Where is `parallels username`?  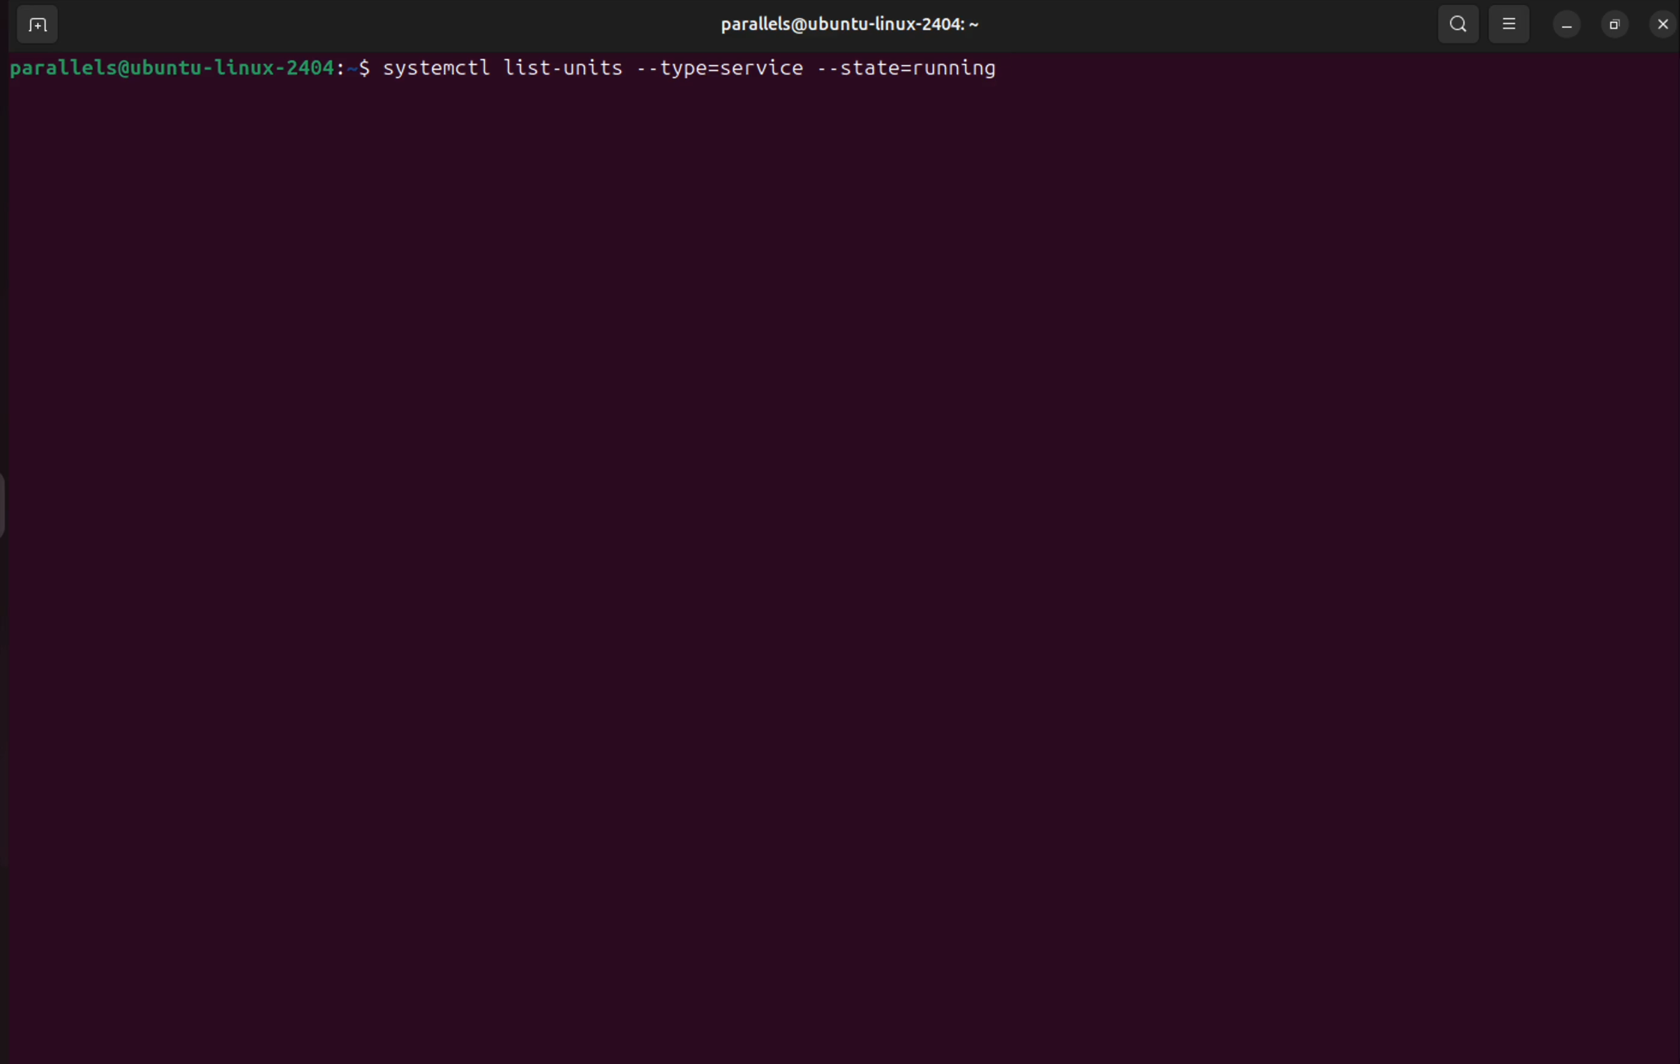
parallels username is located at coordinates (841, 27).